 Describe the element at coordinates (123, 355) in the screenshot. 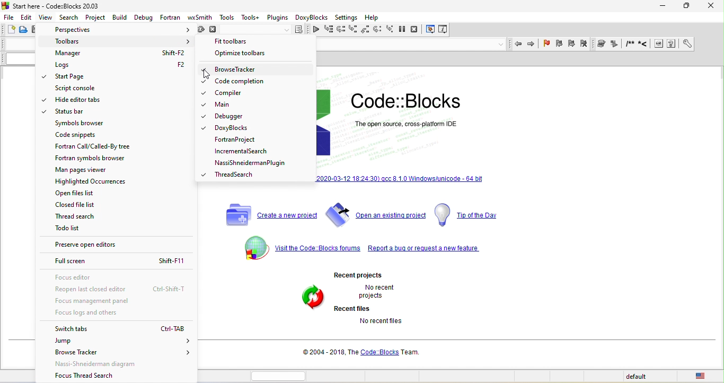

I see `browse tracker` at that location.